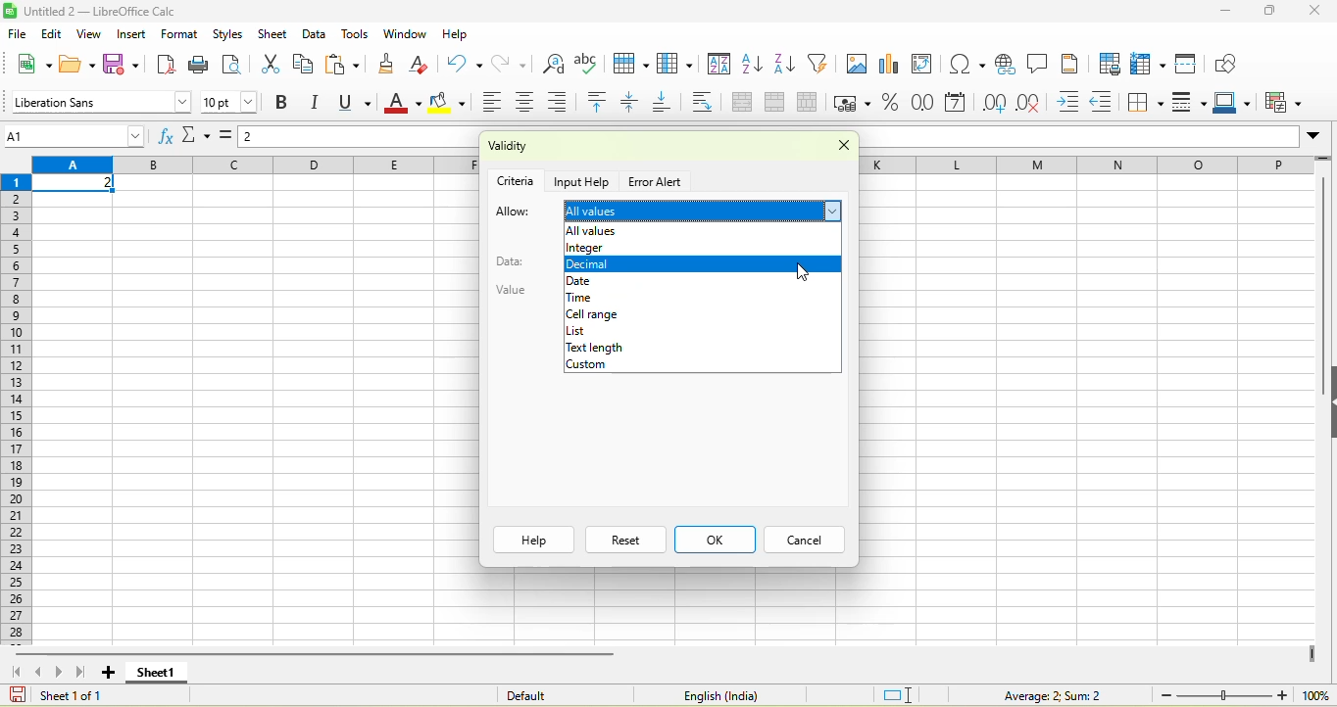 This screenshot has width=1337, height=707. Describe the element at coordinates (92, 34) in the screenshot. I see `view` at that location.